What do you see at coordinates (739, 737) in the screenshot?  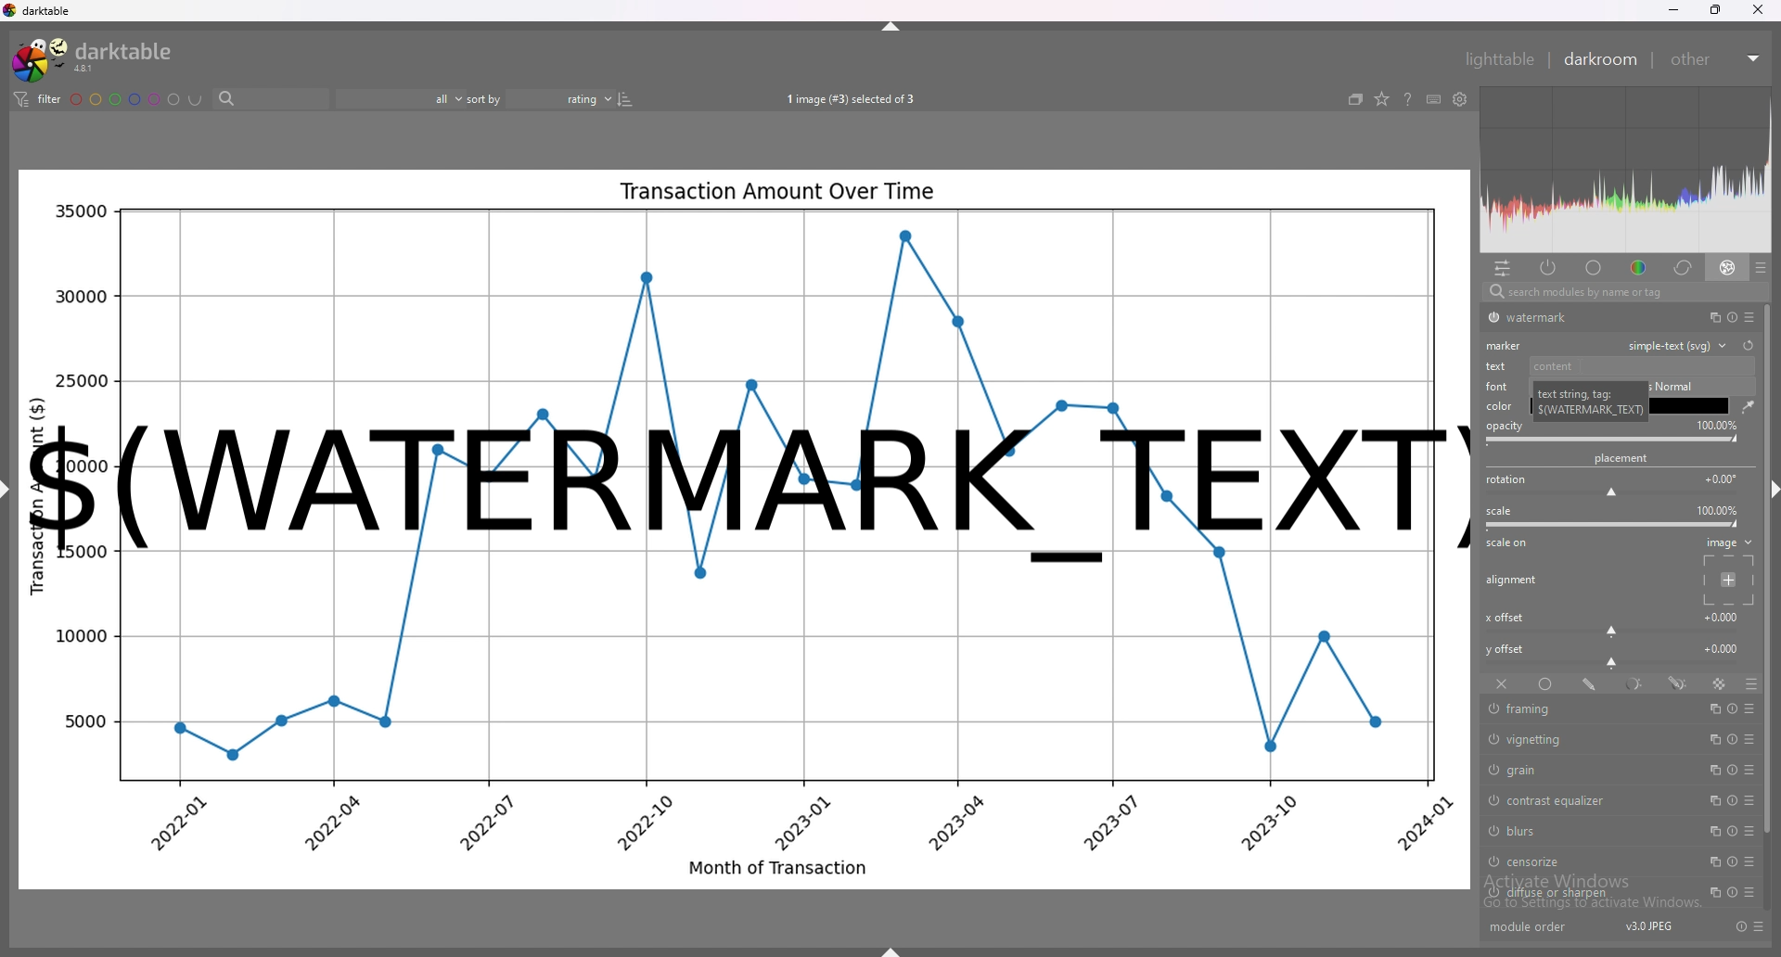 I see `graph` at bounding box center [739, 737].